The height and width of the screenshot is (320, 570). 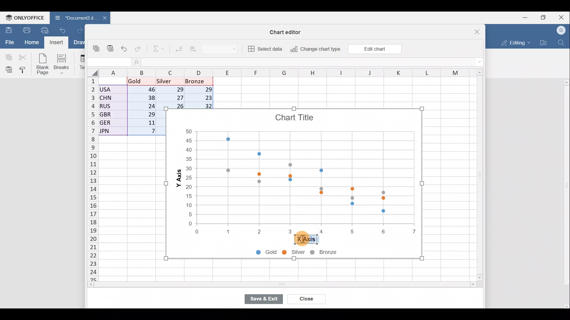 I want to click on Cursor on X-axis, so click(x=303, y=240).